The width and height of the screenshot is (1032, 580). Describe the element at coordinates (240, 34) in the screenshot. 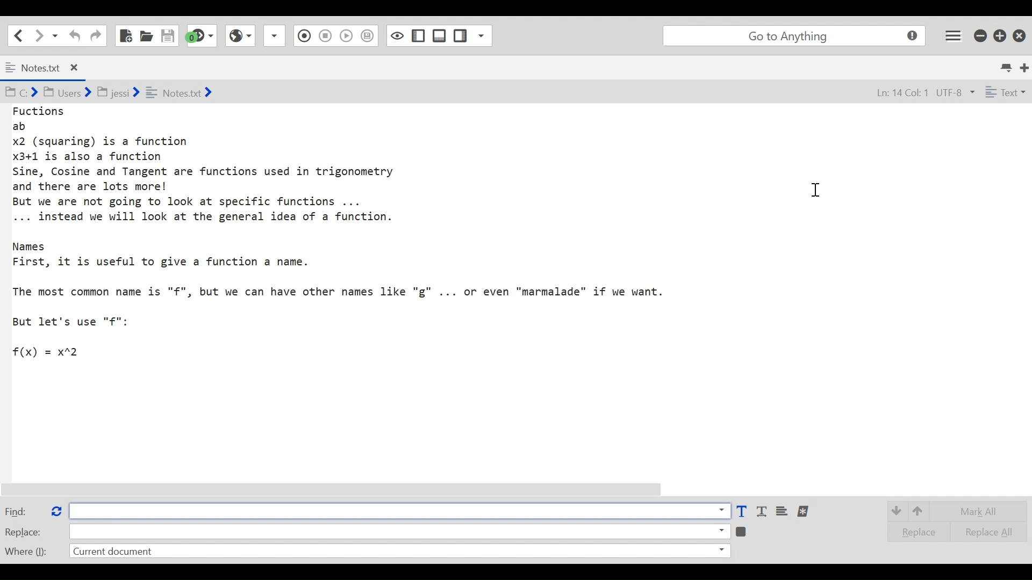

I see `Play Last Macro` at that location.